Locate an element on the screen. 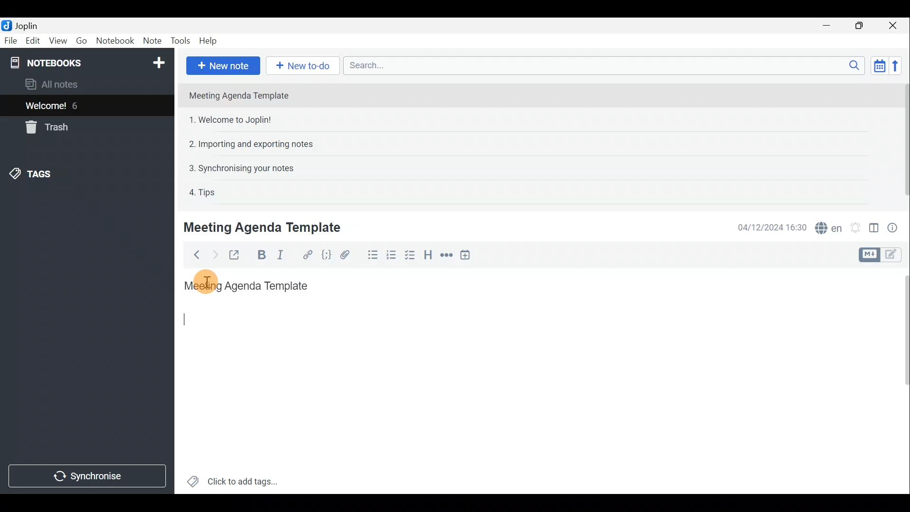  Toggle editors is located at coordinates (868, 255).